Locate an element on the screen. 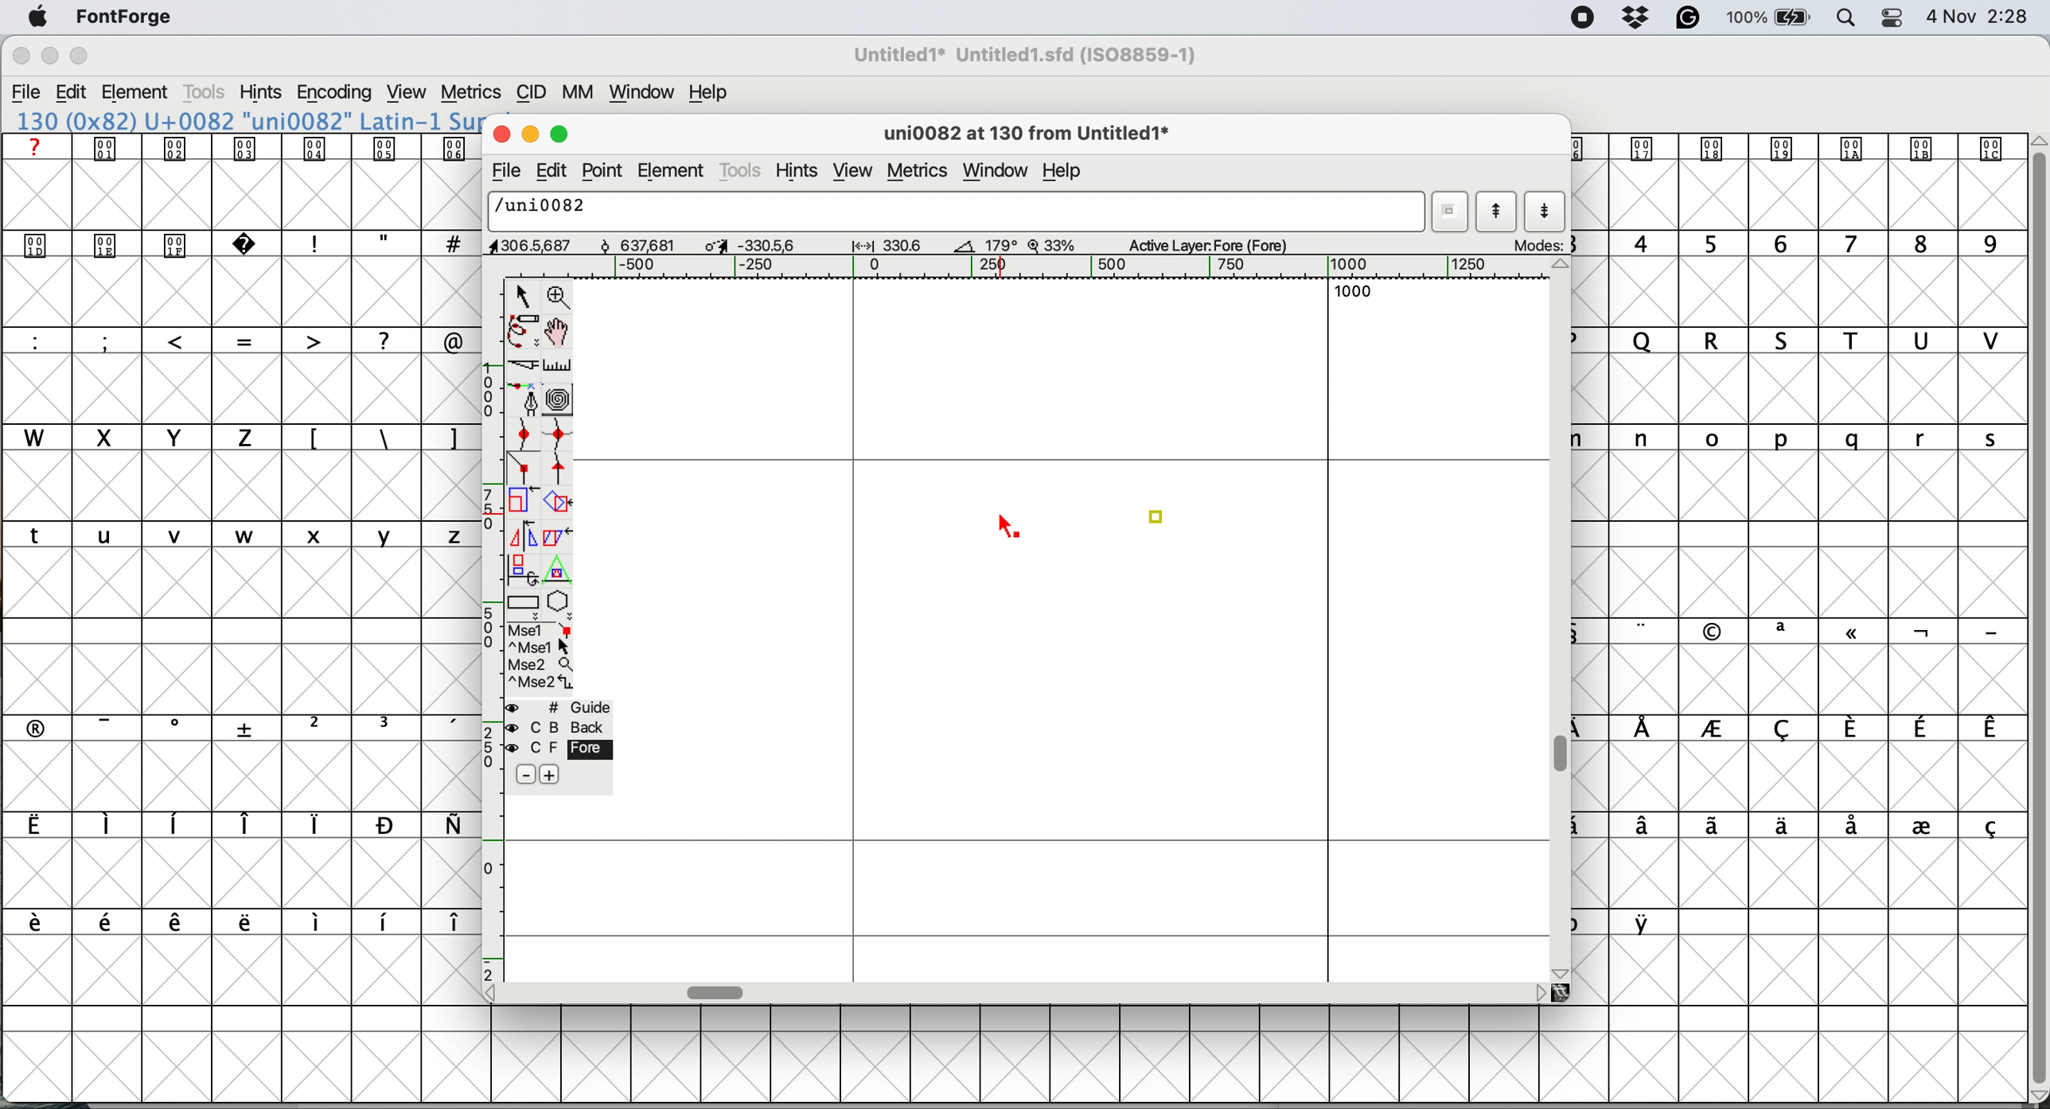 The height and width of the screenshot is (1109, 2050). add a tangent point is located at coordinates (560, 469).